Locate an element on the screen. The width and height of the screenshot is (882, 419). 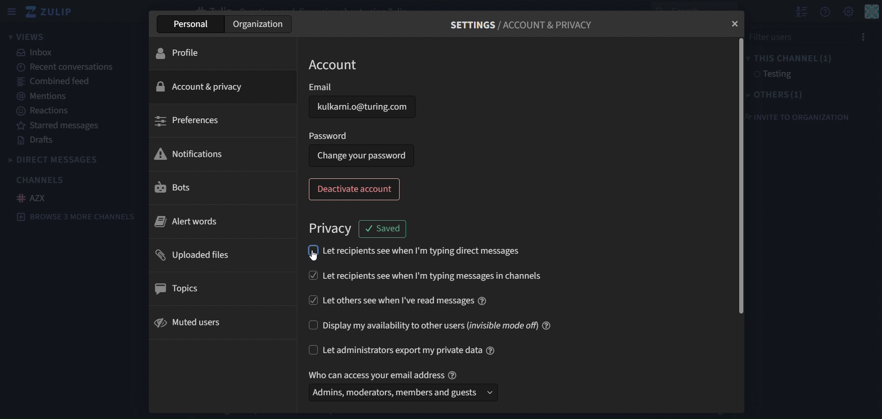
bots is located at coordinates (178, 188).